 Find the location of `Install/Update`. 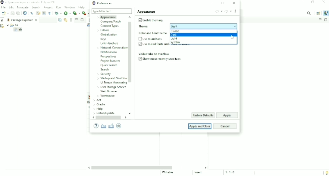

Install/Update is located at coordinates (104, 113).